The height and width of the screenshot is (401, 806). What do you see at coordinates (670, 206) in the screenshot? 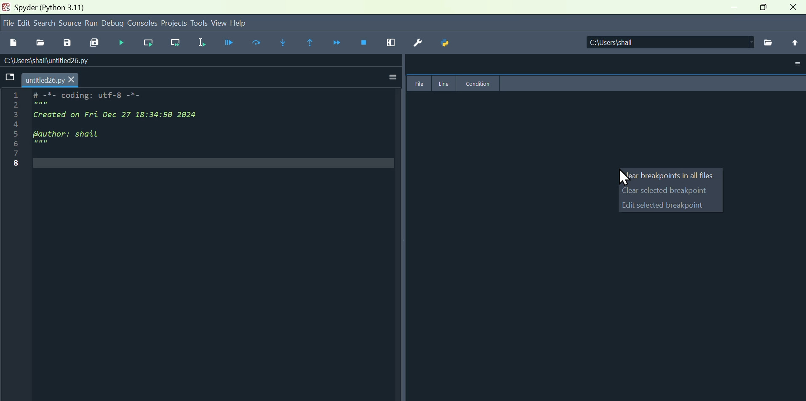
I see `Edit selected breakpoints` at bounding box center [670, 206].